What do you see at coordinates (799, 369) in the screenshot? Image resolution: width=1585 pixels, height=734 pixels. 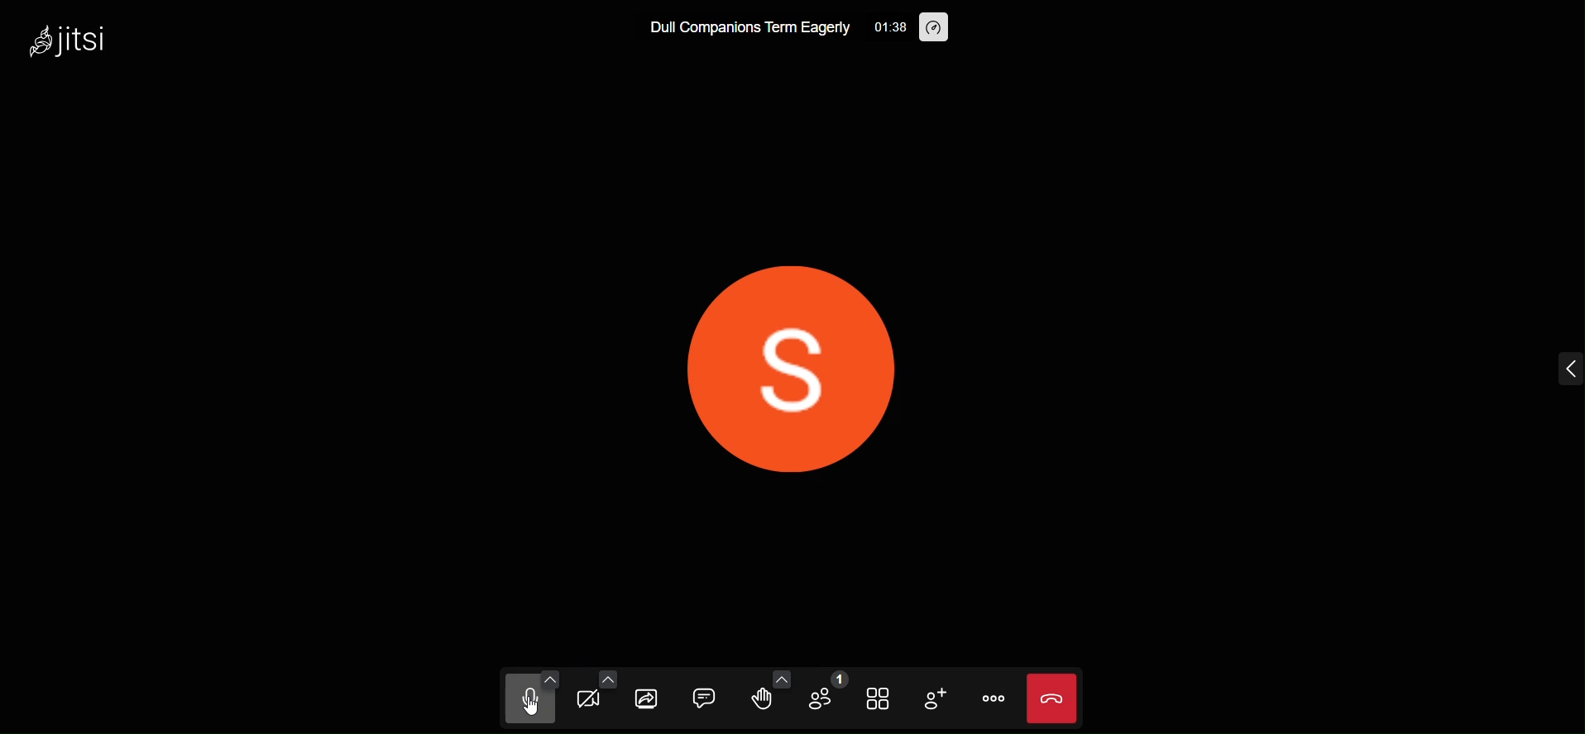 I see `display picture` at bounding box center [799, 369].